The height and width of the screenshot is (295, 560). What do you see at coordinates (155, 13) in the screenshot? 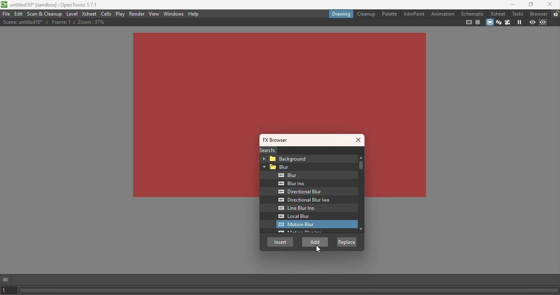
I see `View` at bounding box center [155, 13].